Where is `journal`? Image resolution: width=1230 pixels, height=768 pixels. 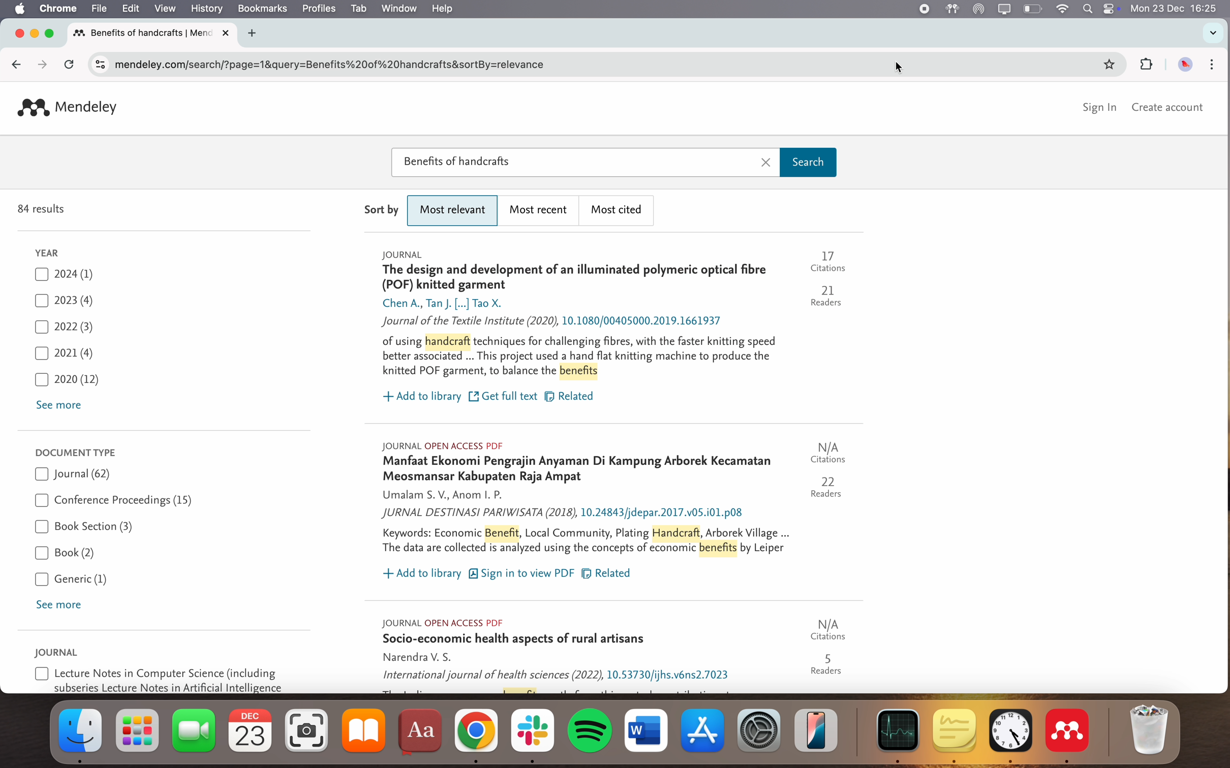 journal is located at coordinates (75, 474).